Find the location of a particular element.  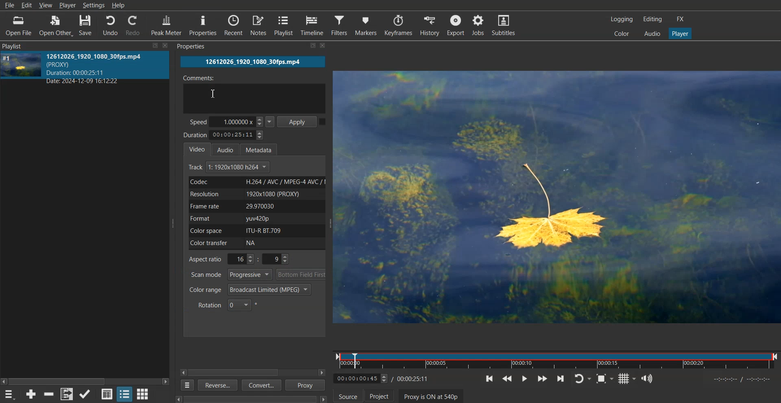

Codec is located at coordinates (255, 182).